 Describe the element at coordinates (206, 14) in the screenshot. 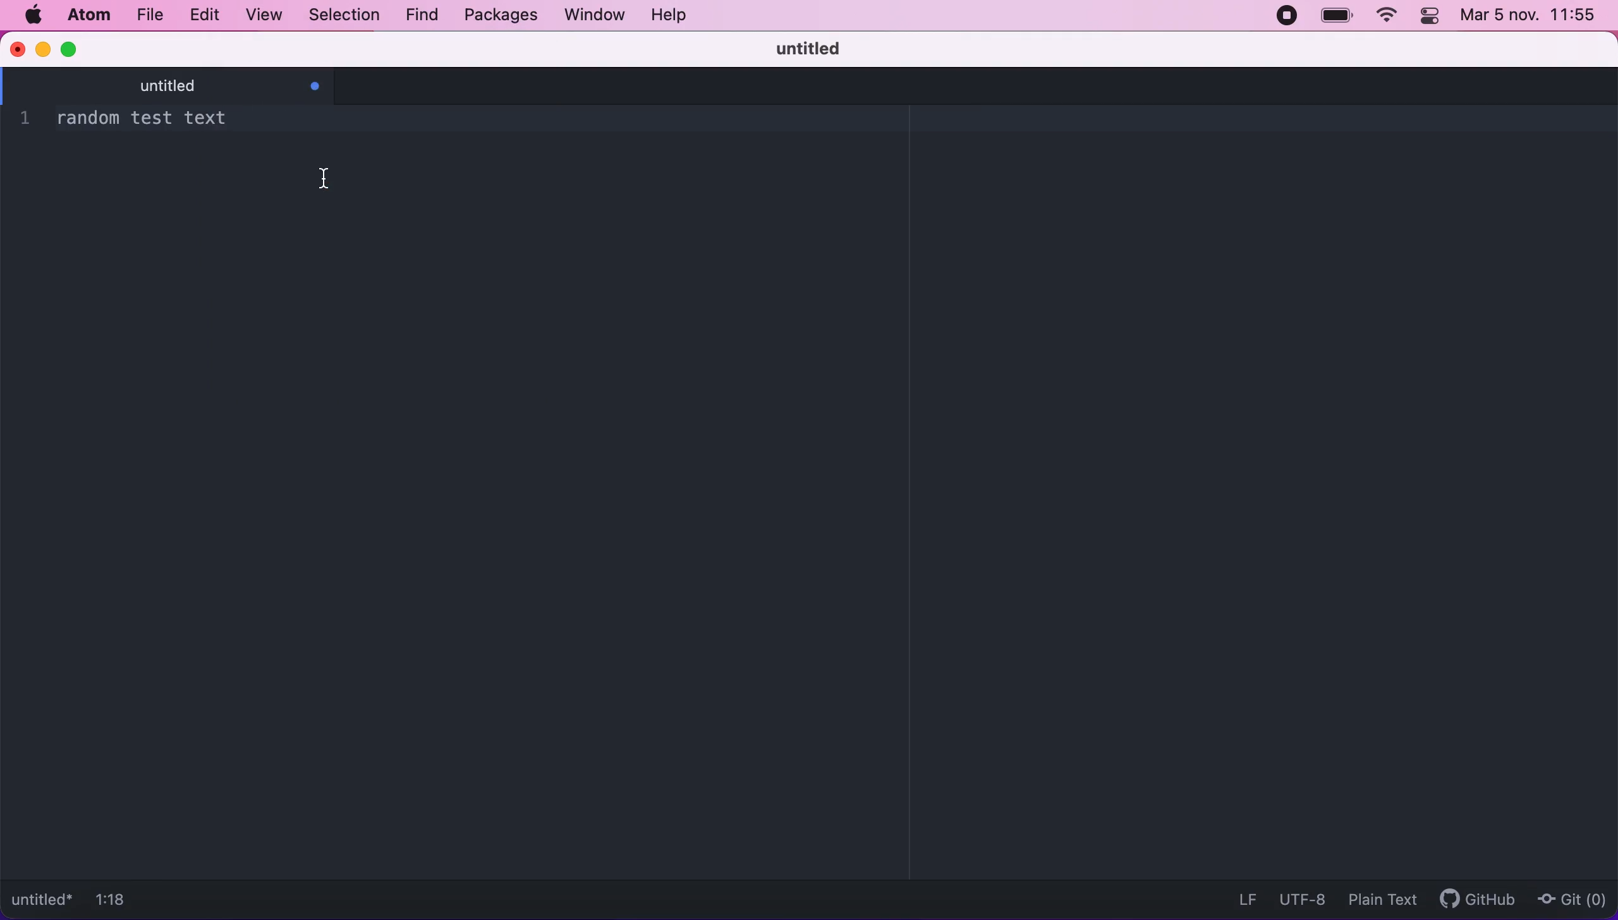

I see `edit` at that location.